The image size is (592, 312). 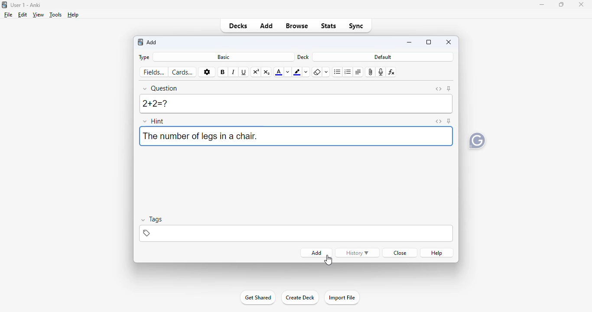 What do you see at coordinates (542, 5) in the screenshot?
I see `minimize` at bounding box center [542, 5].